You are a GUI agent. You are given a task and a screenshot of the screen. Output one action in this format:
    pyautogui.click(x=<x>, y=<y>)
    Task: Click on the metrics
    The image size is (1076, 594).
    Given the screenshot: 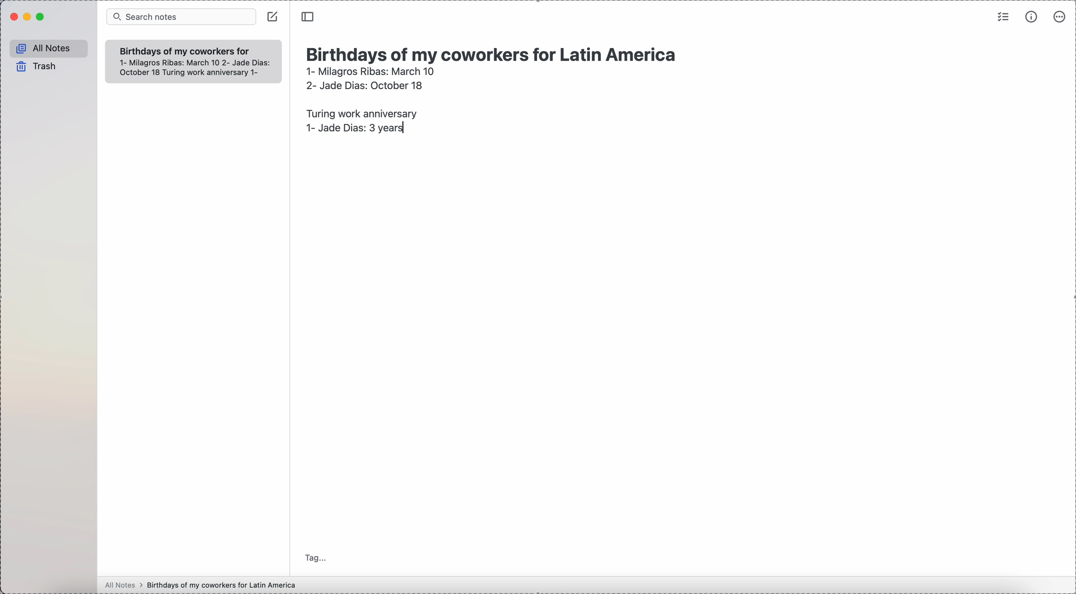 What is the action you would take?
    pyautogui.click(x=1033, y=16)
    